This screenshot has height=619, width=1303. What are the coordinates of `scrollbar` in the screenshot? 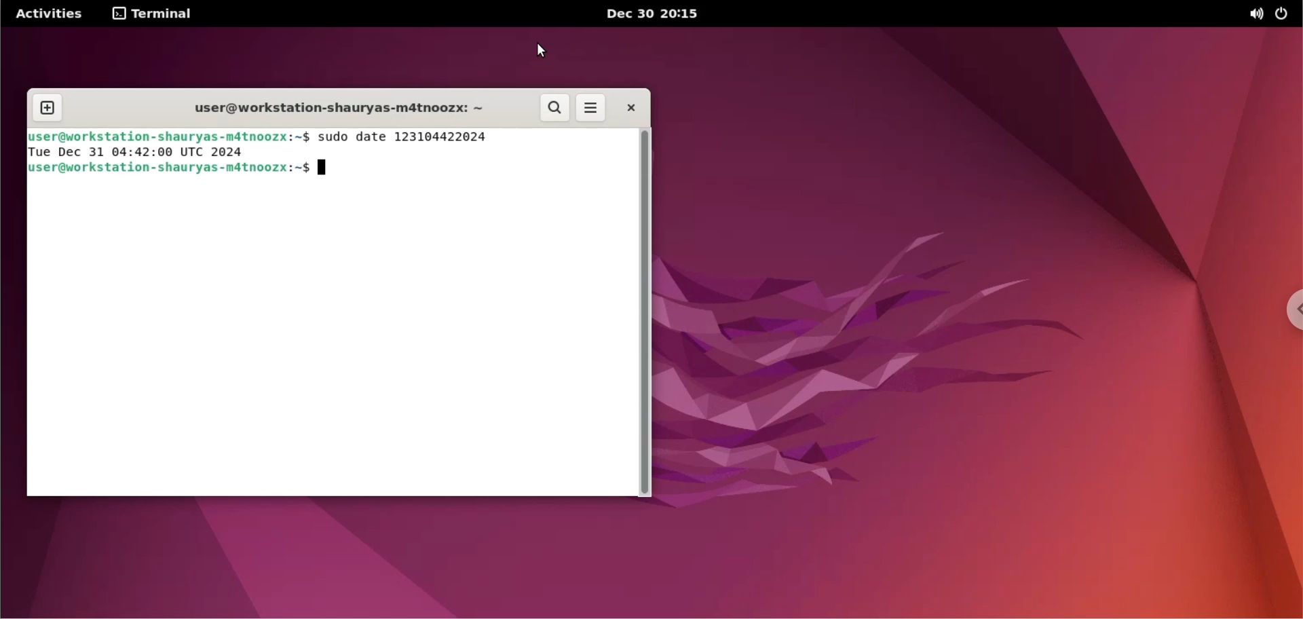 It's located at (644, 314).